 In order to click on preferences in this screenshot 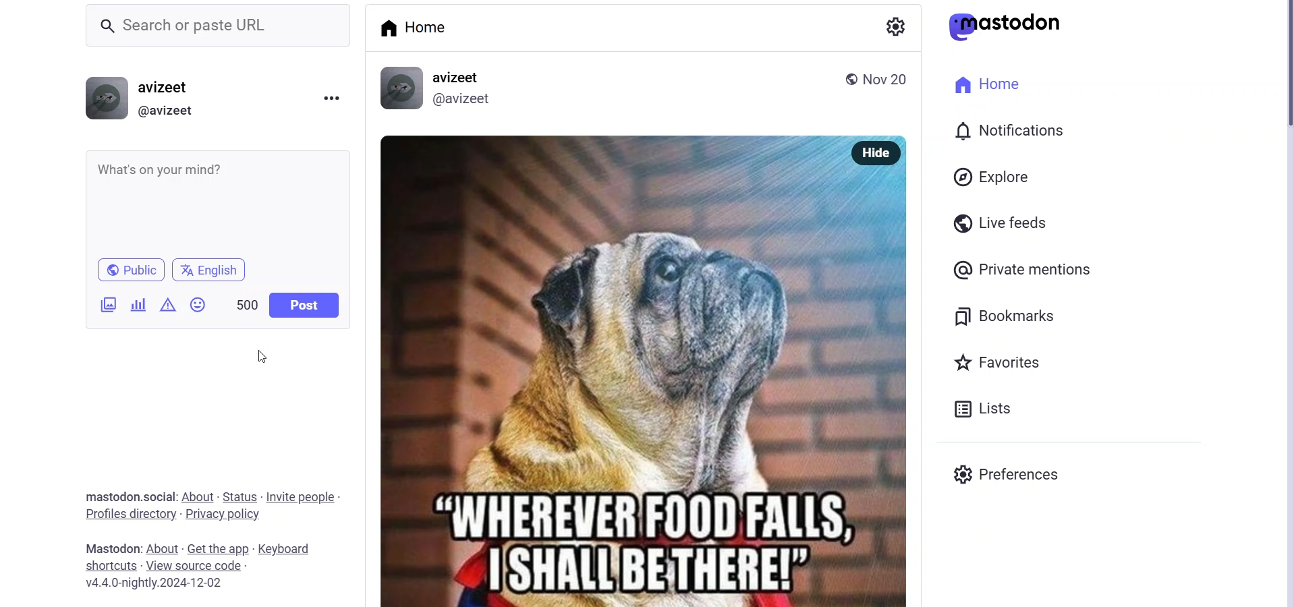, I will do `click(1008, 473)`.